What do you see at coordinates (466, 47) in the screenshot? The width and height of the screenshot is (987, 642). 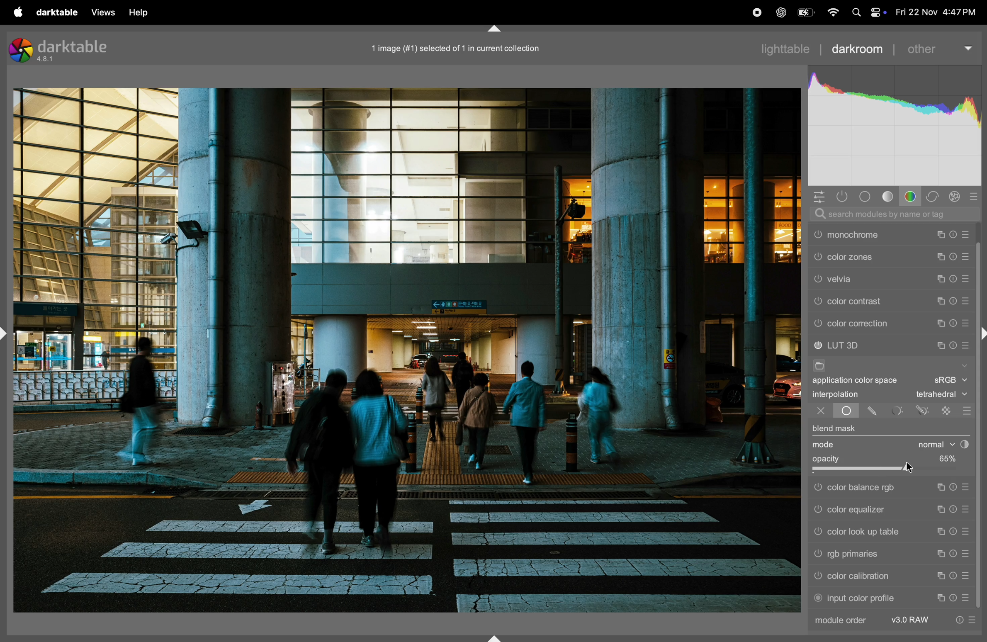 I see `image selected` at bounding box center [466, 47].